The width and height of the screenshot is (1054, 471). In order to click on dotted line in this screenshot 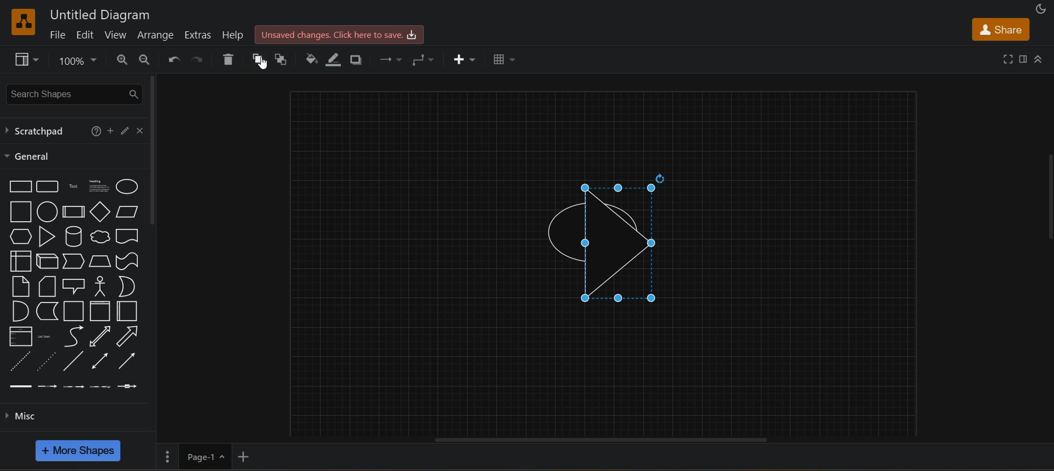, I will do `click(46, 361)`.